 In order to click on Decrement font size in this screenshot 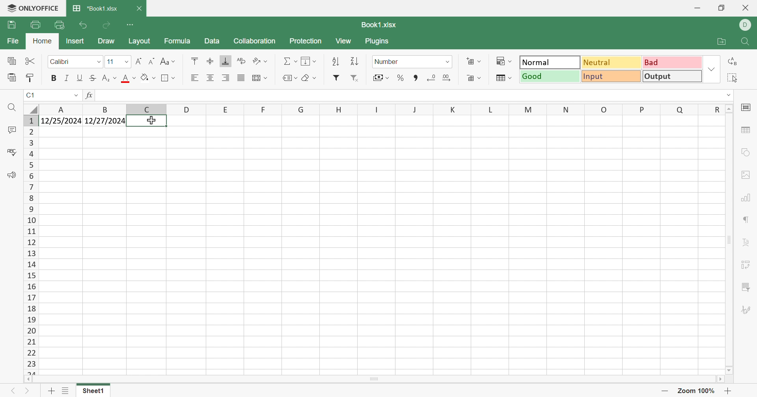, I will do `click(151, 62)`.